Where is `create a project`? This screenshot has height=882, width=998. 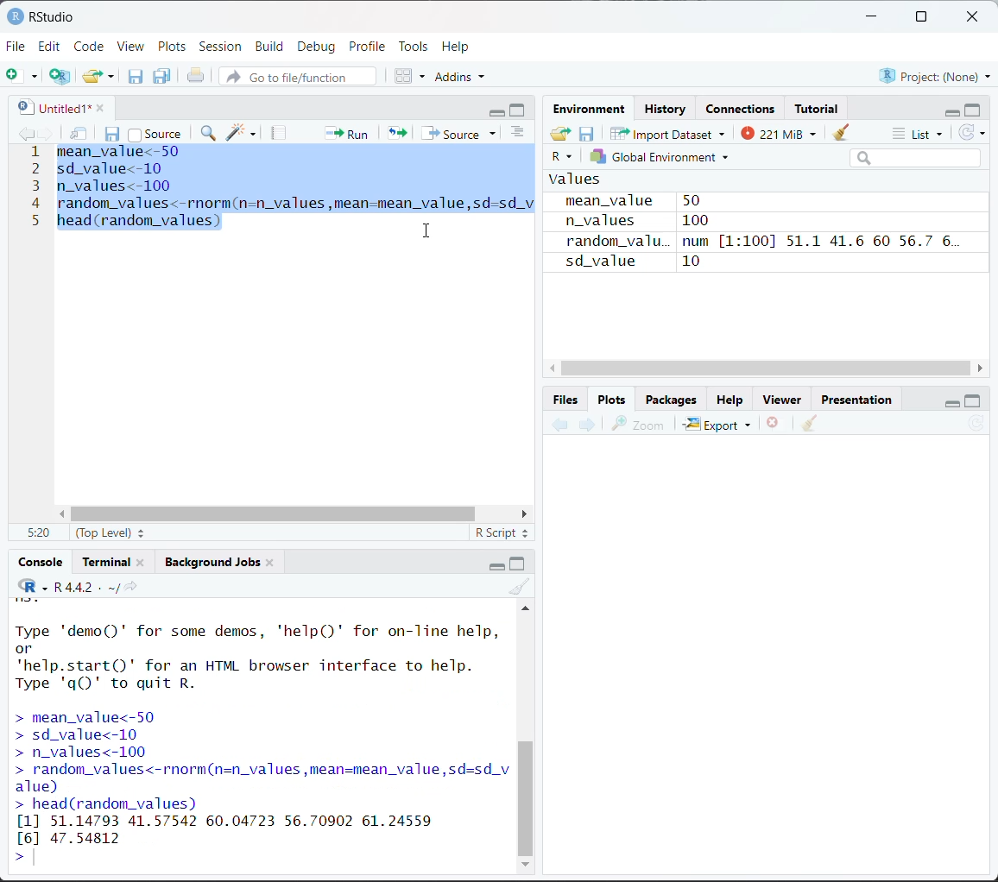 create a project is located at coordinates (60, 76).